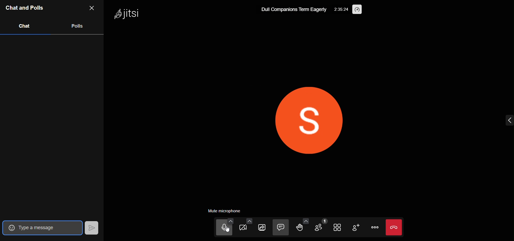 The height and width of the screenshot is (241, 514). Describe the element at coordinates (79, 27) in the screenshot. I see `polls tab` at that location.